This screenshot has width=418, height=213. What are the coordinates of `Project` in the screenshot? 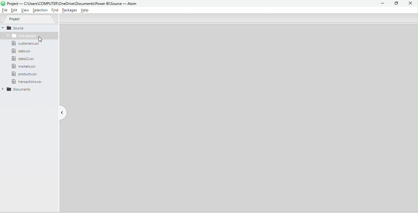 It's located at (31, 20).